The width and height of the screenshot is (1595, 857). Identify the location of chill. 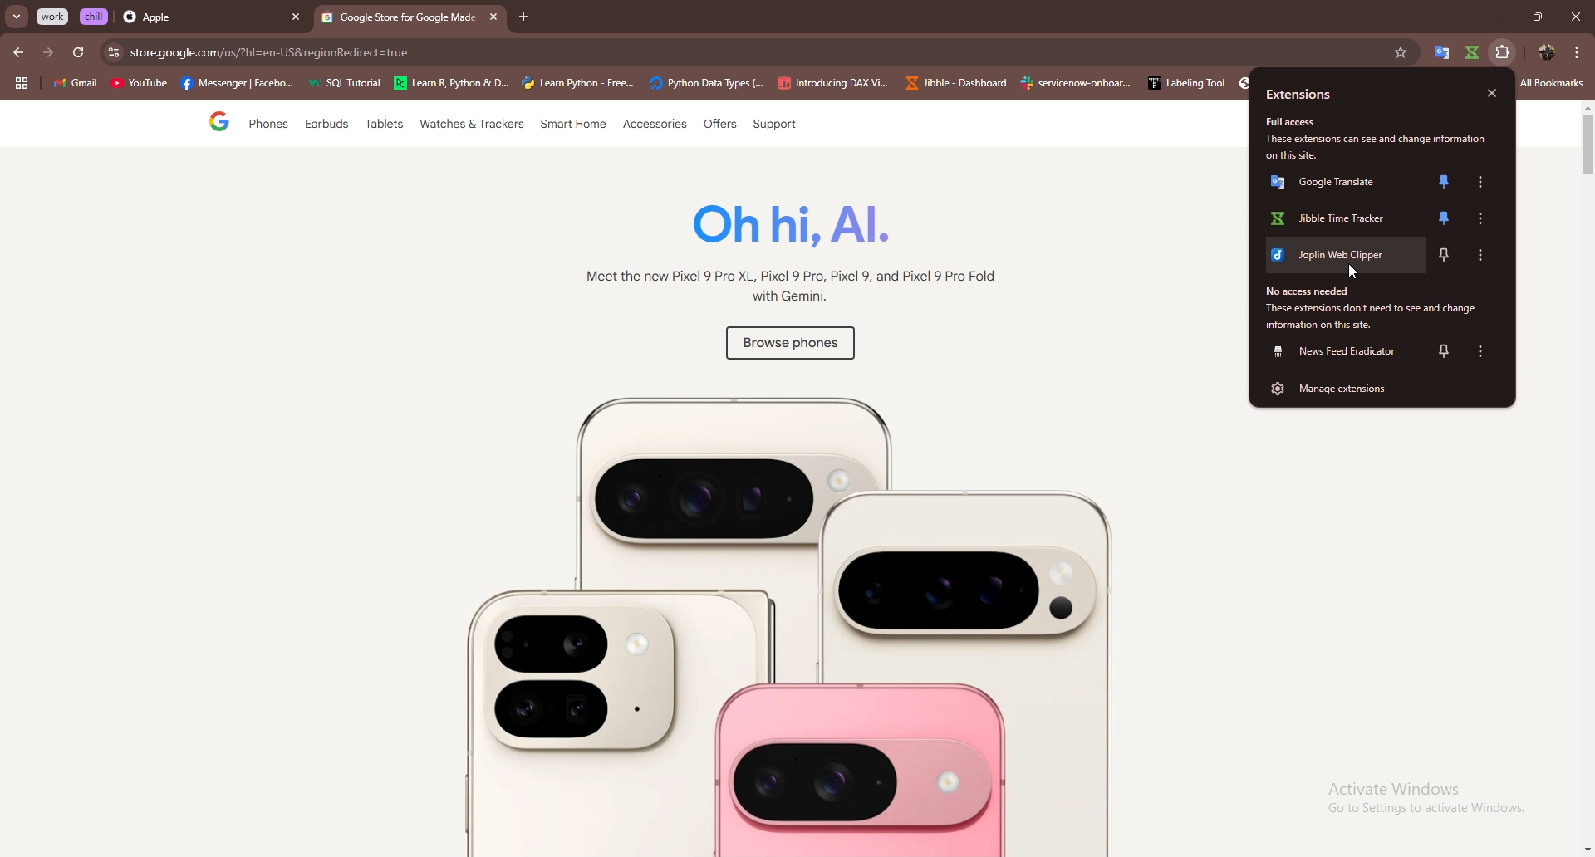
(96, 16).